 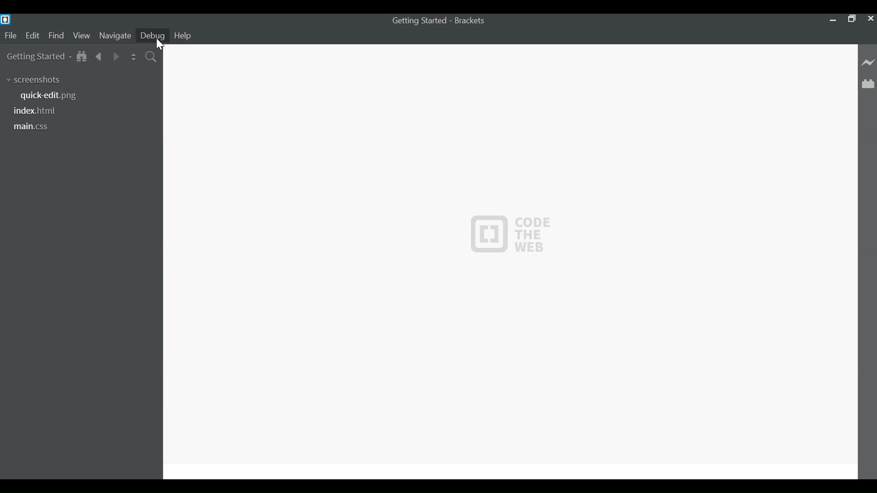 I want to click on Maximize, so click(x=851, y=20).